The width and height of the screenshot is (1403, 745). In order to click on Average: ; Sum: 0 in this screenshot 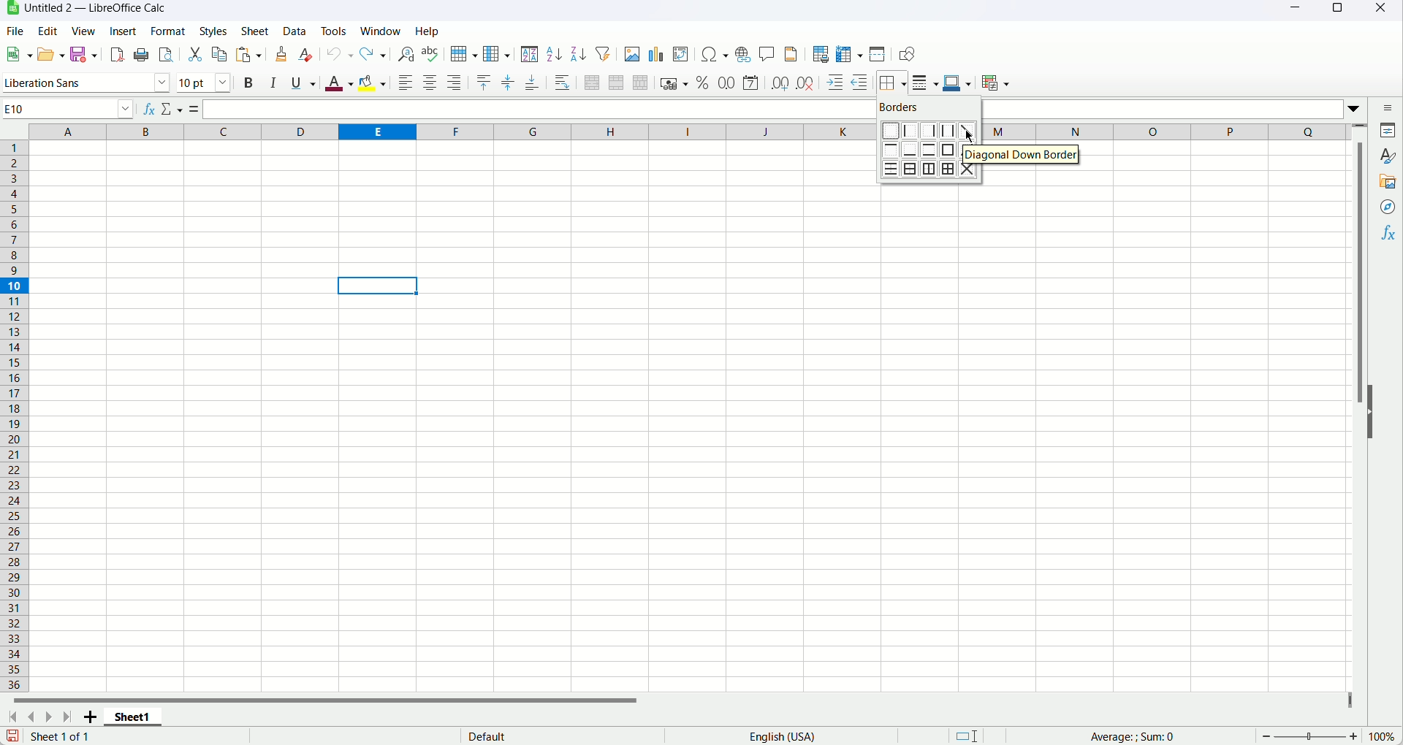, I will do `click(1128, 736)`.